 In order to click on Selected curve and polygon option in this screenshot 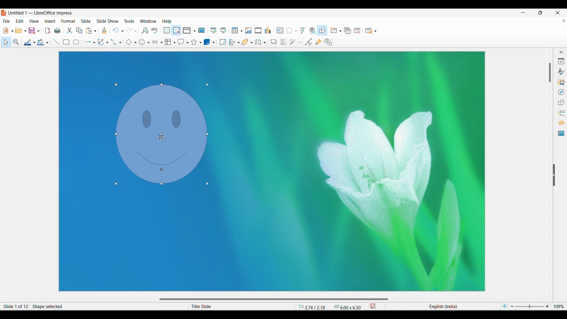, I will do `click(101, 42)`.